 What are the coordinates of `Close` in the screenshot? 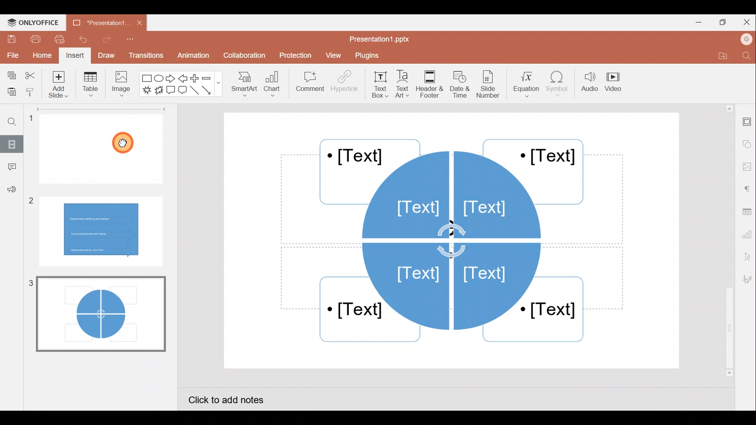 It's located at (747, 21).